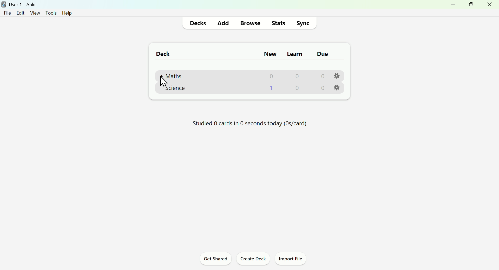 The width and height of the screenshot is (499, 270). I want to click on , so click(471, 5).